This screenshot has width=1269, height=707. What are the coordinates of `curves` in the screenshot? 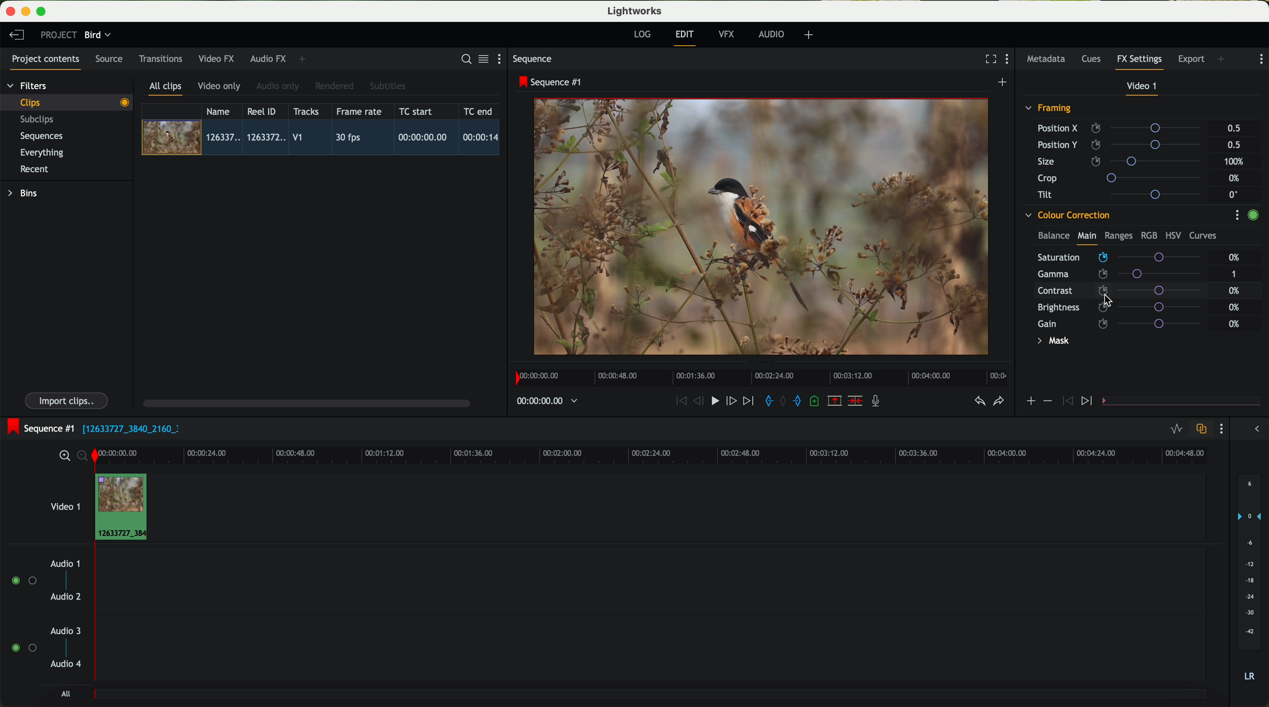 It's located at (1203, 236).